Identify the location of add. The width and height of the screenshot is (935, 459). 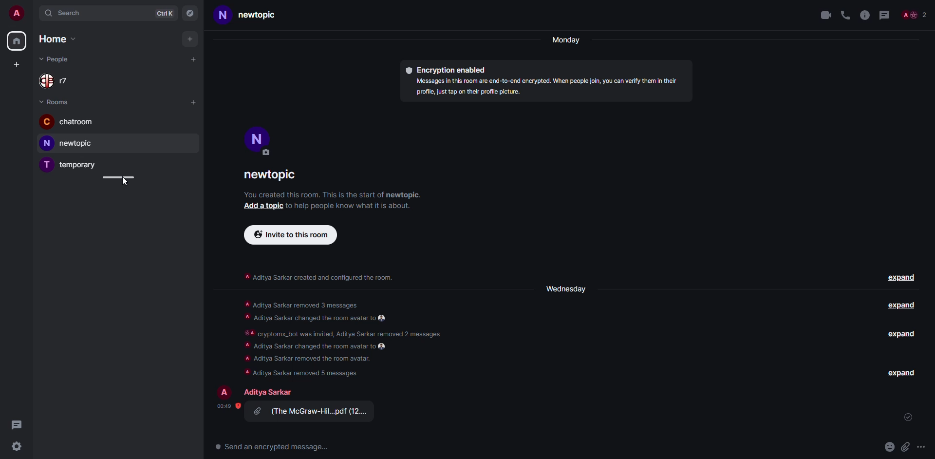
(190, 39).